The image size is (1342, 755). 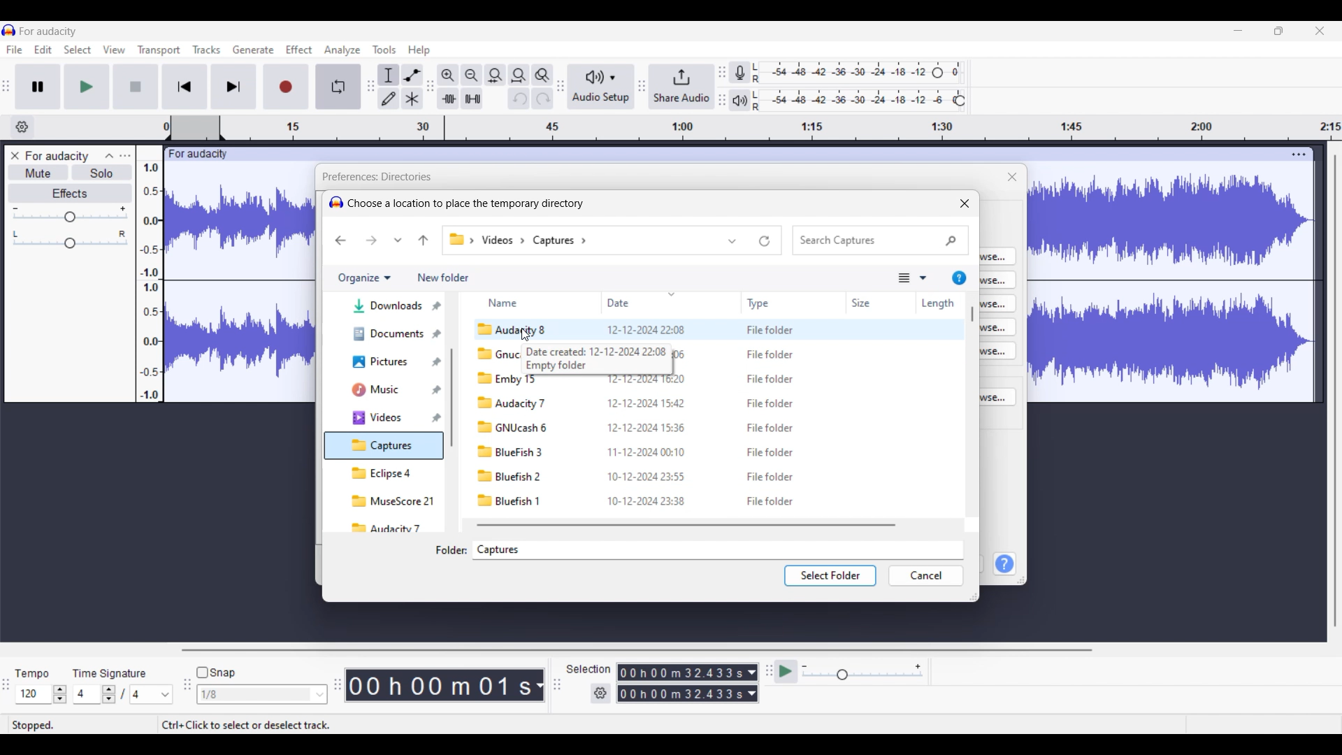 I want to click on Effects, so click(x=71, y=193).